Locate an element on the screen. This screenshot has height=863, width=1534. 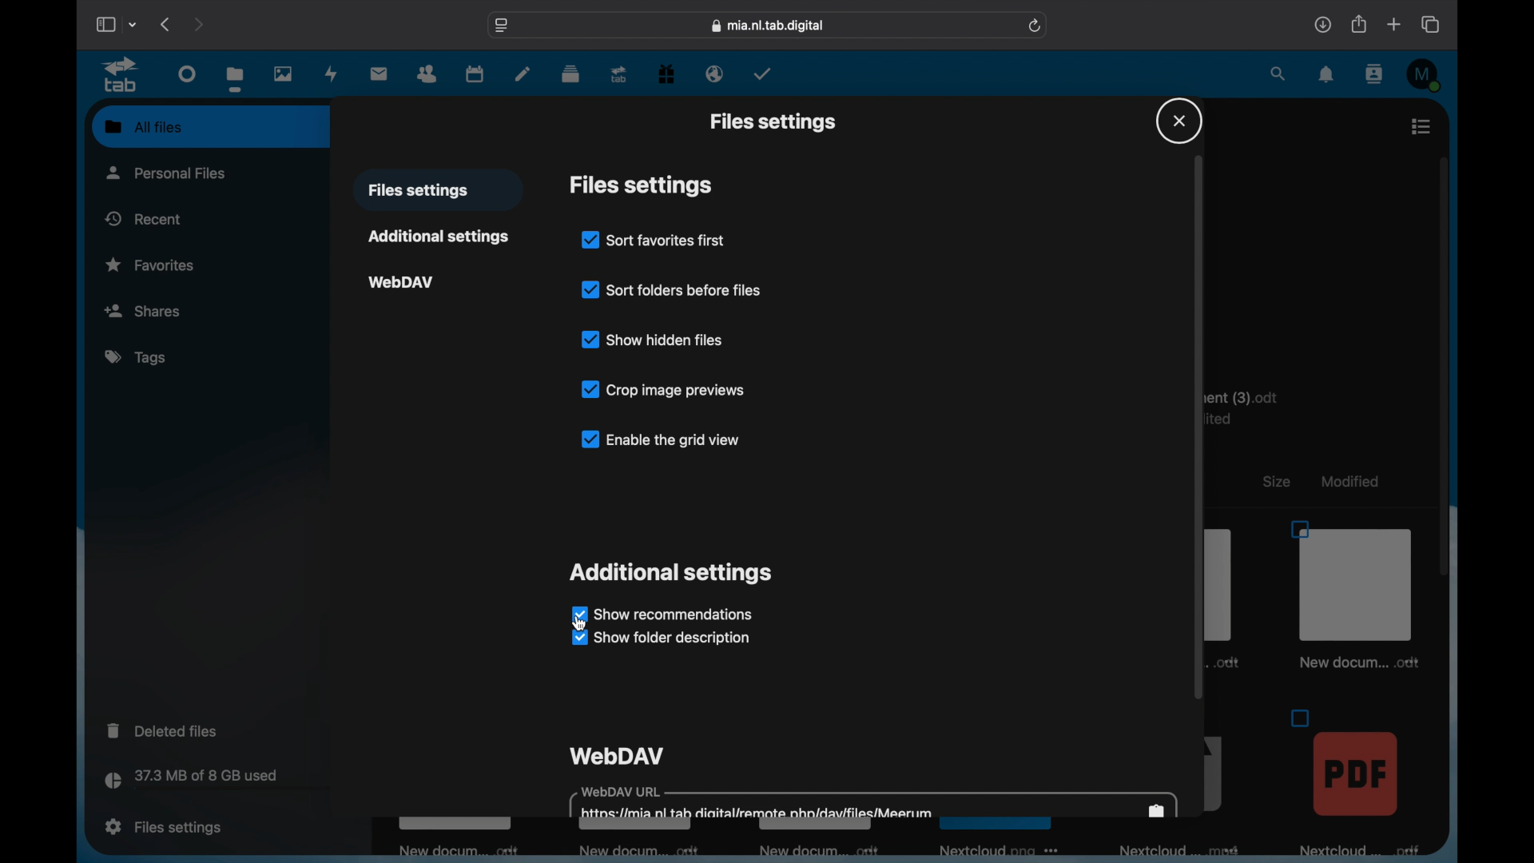
dashboard is located at coordinates (187, 74).